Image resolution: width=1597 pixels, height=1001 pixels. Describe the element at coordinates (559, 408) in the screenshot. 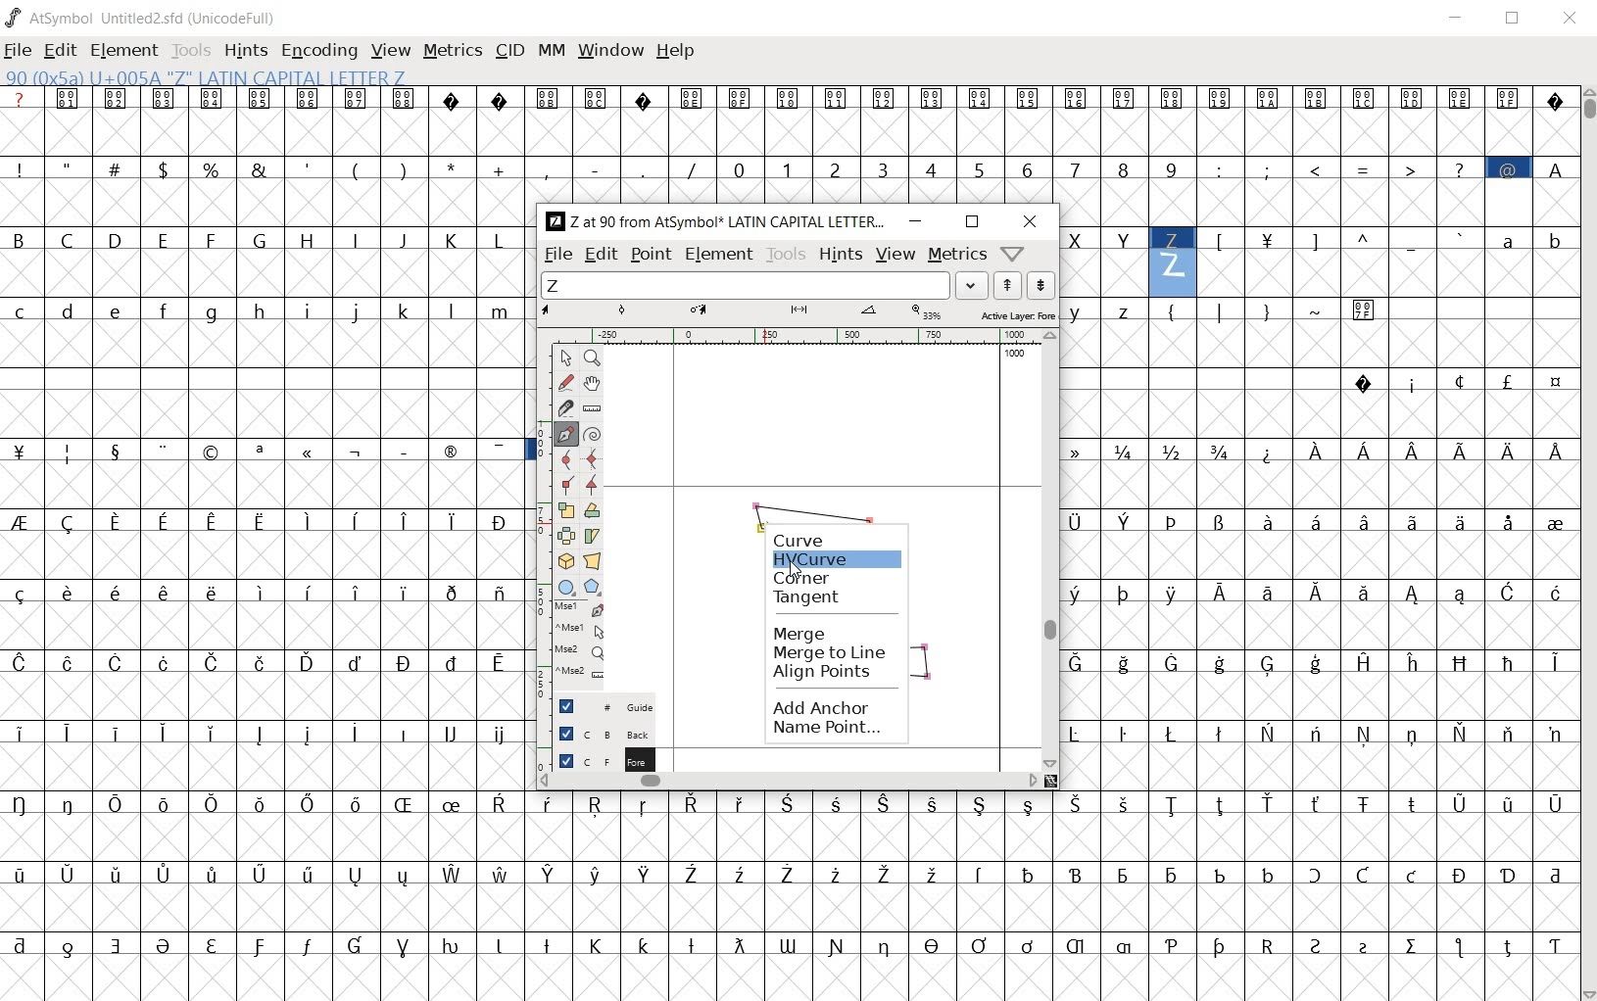

I see `cut splines in two` at that location.